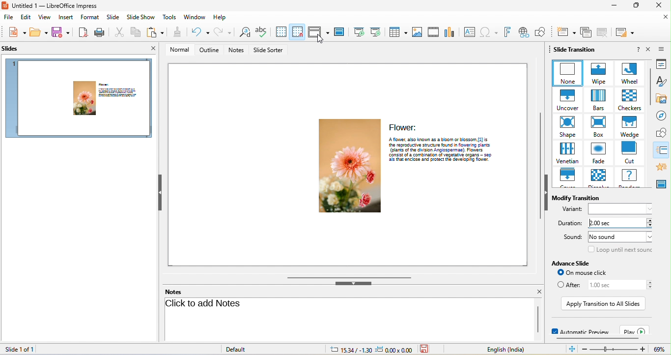 This screenshot has height=355, width=671. Describe the element at coordinates (650, 86) in the screenshot. I see `vertical scroll bar` at that location.